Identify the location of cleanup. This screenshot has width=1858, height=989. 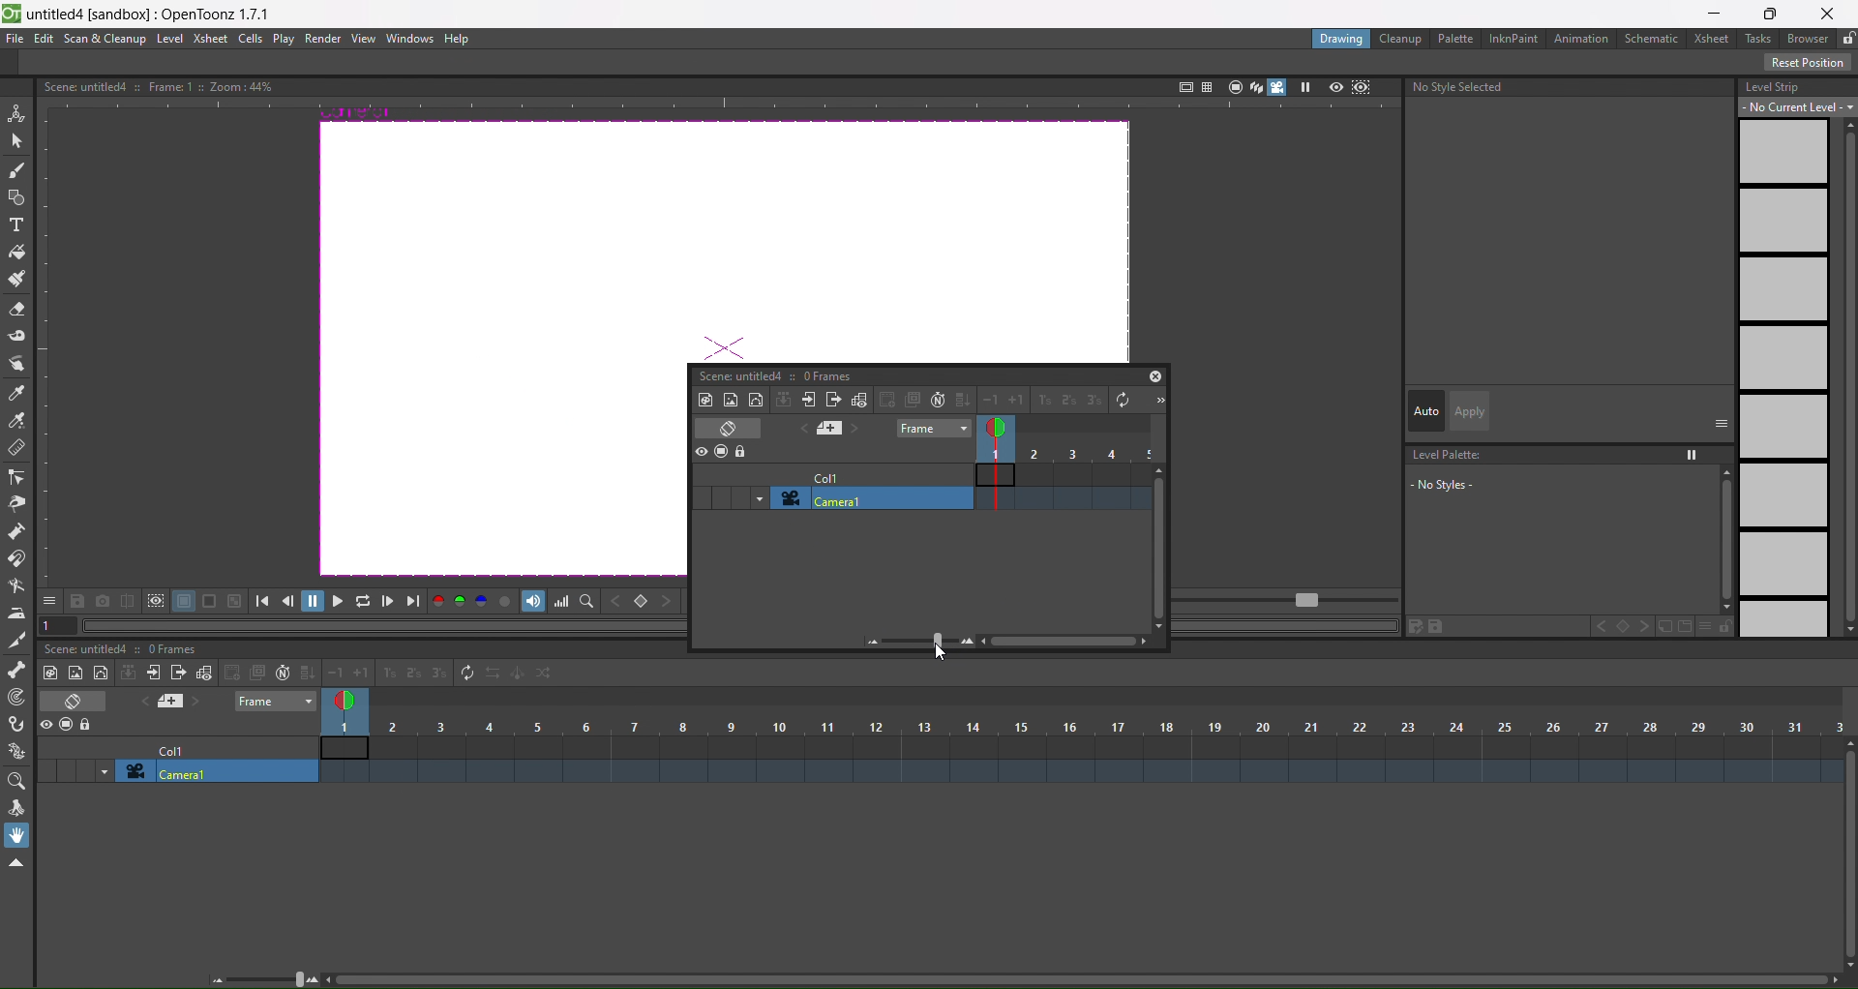
(1401, 39).